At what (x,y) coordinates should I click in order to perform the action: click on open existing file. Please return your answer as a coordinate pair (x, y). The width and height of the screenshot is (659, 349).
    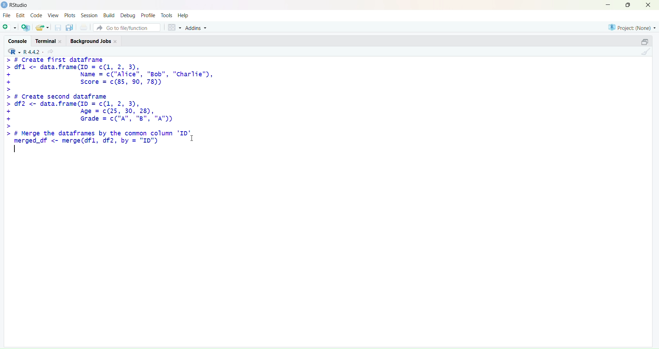
    Looking at the image, I should click on (43, 27).